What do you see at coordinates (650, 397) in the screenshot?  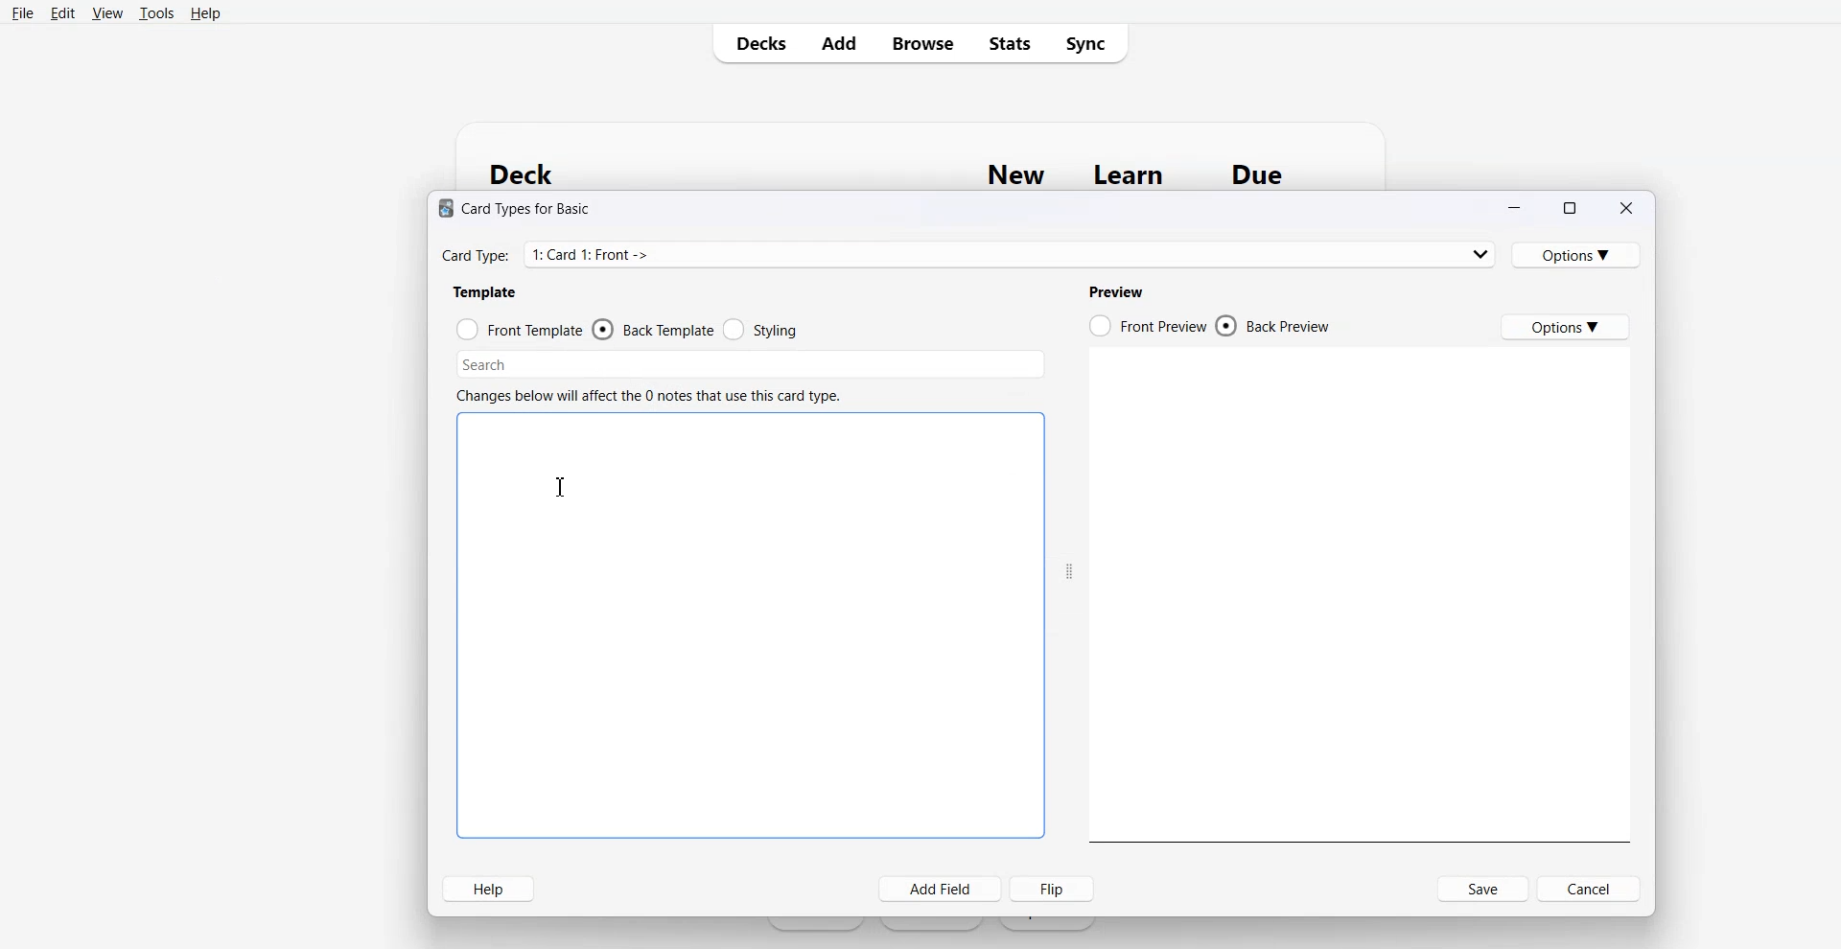 I see `Changes below will affect the 0 notes that use this card type.` at bounding box center [650, 397].